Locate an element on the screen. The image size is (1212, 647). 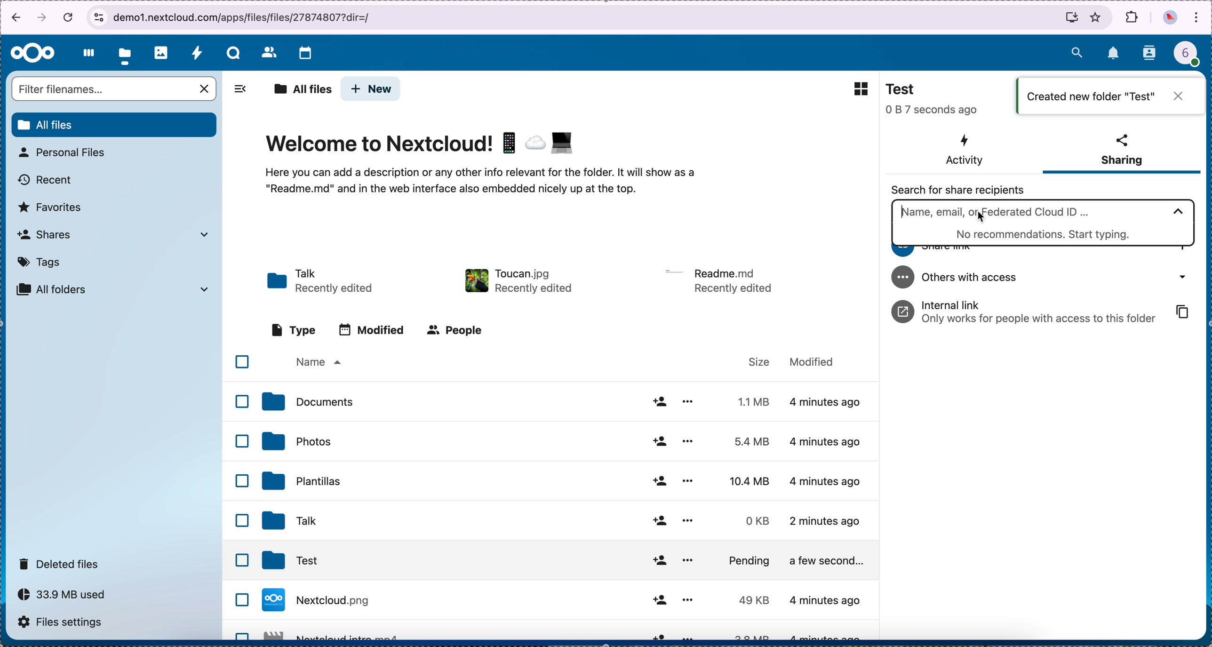
Nextcloud logo is located at coordinates (33, 54).